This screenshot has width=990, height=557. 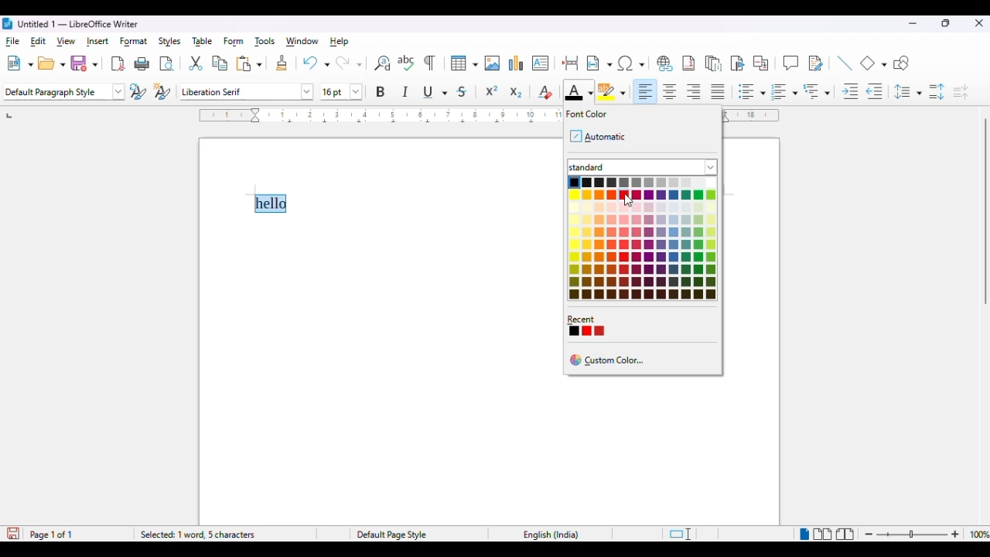 I want to click on insert field, so click(x=599, y=63).